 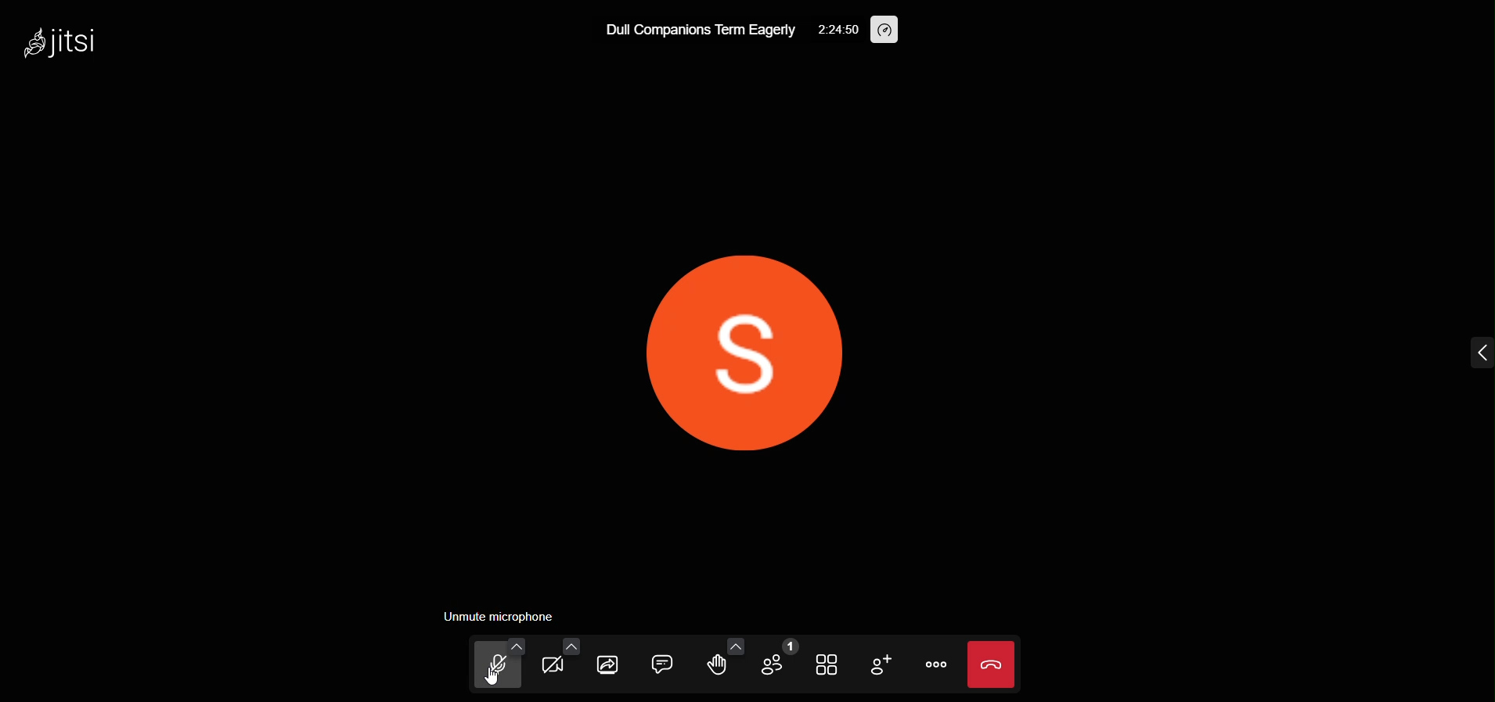 I want to click on camera off, so click(x=558, y=664).